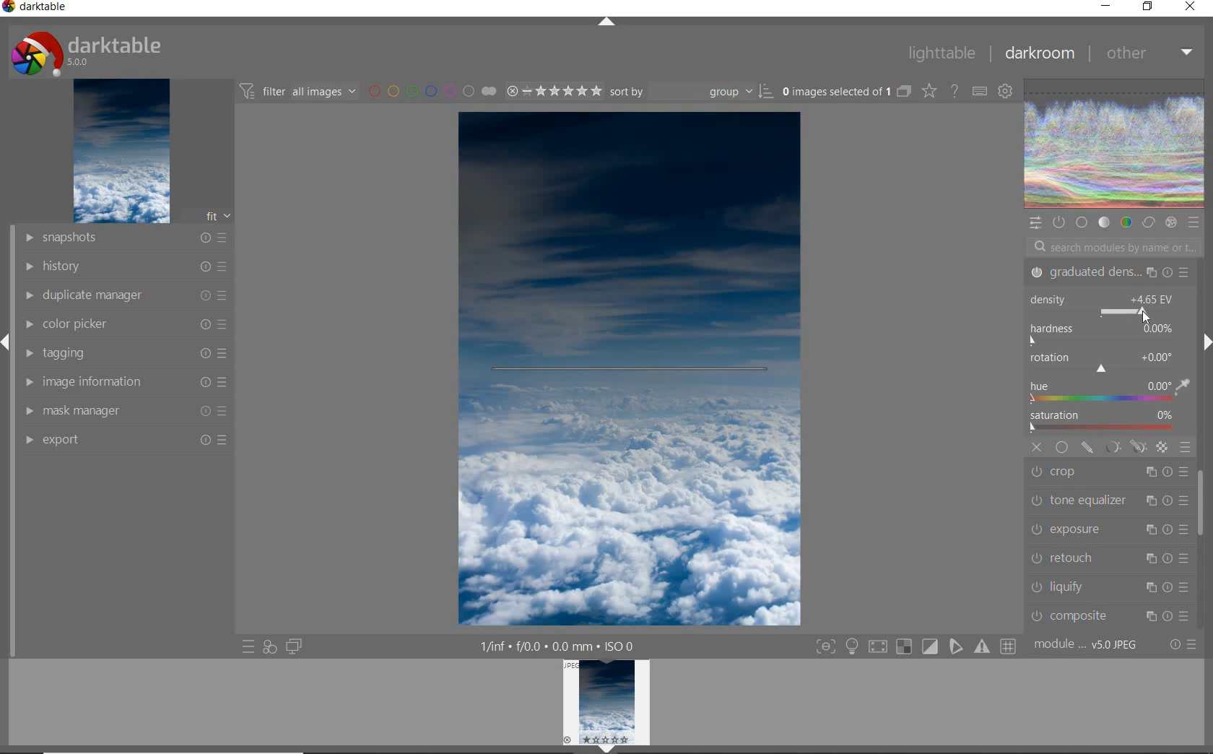 The image size is (1213, 754). I want to click on EXPORT, so click(124, 439).